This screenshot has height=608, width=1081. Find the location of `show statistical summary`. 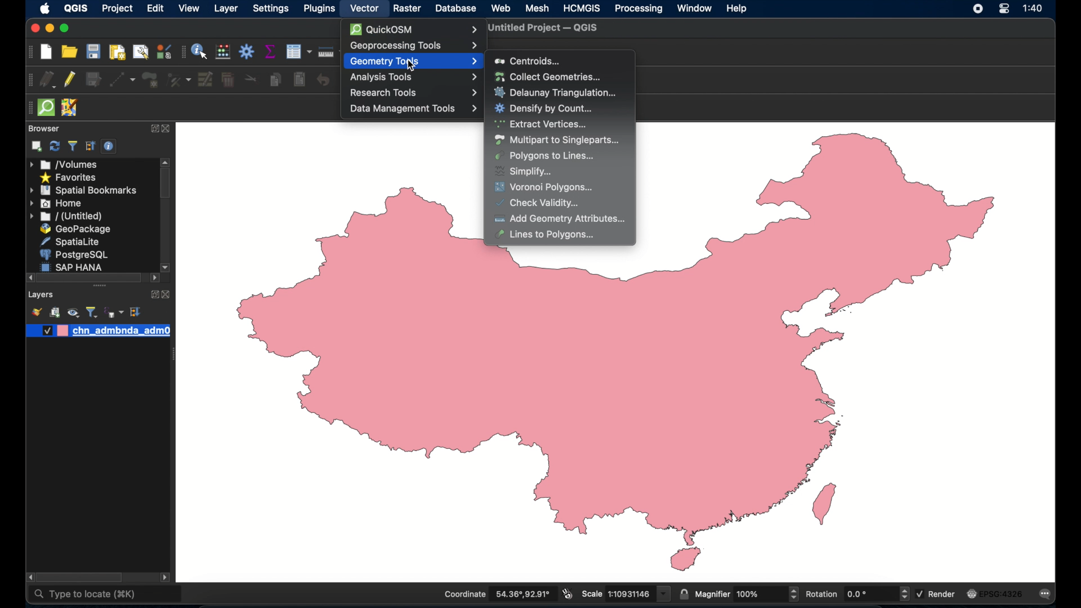

show statistical summary is located at coordinates (269, 51).